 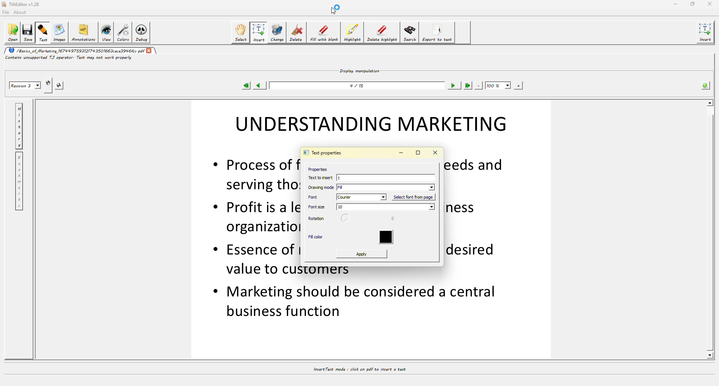 What do you see at coordinates (322, 153) in the screenshot?
I see `text properties` at bounding box center [322, 153].